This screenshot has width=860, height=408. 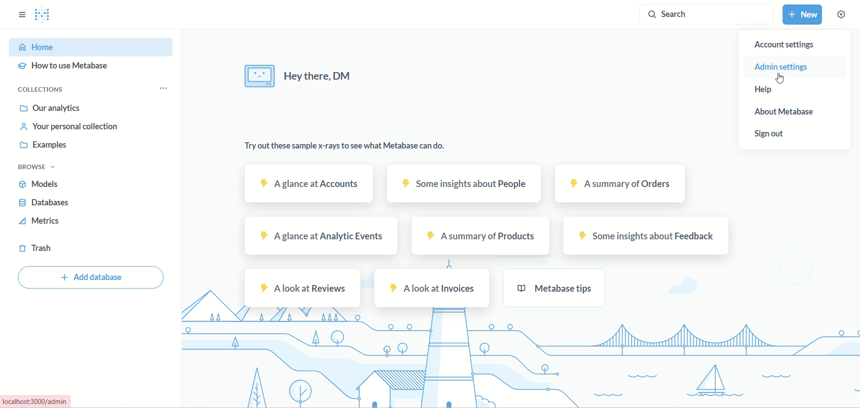 What do you see at coordinates (802, 15) in the screenshot?
I see `new` at bounding box center [802, 15].